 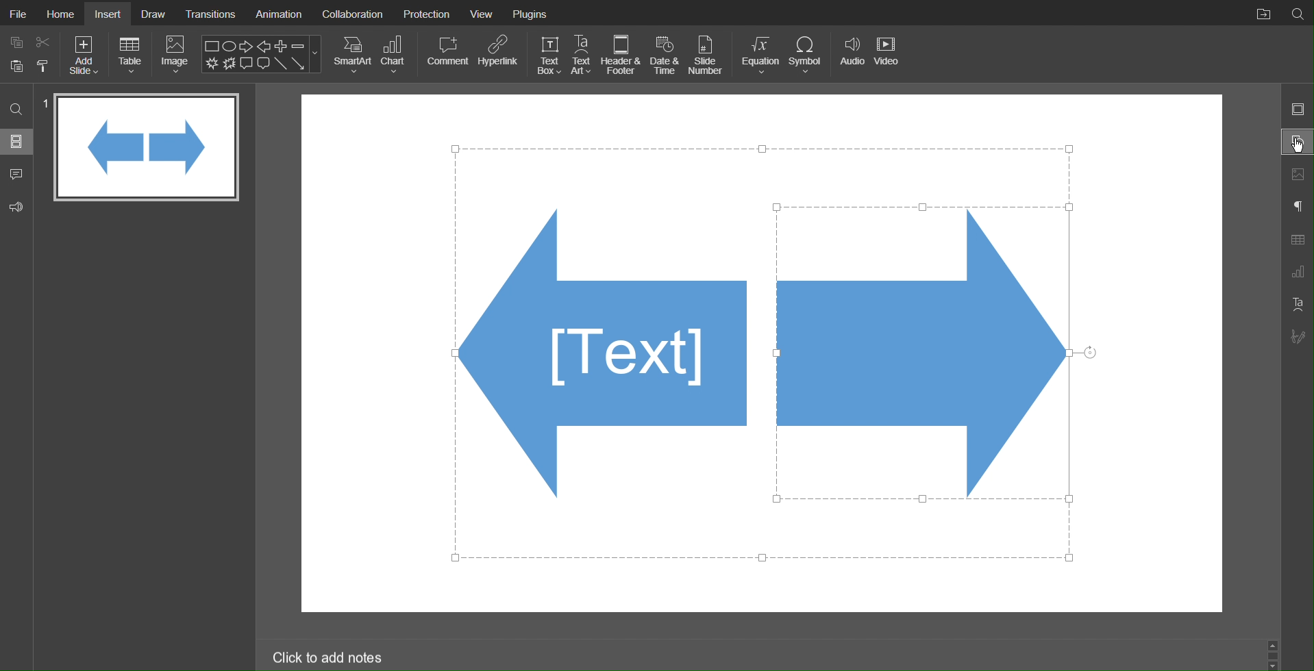 I want to click on Hyperlink, so click(x=498, y=55).